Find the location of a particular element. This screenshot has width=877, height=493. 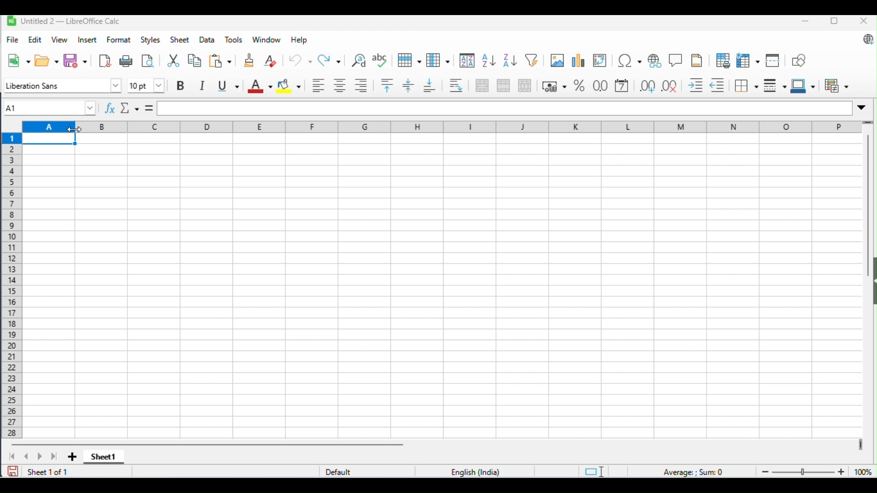

increase indent is located at coordinates (696, 85).